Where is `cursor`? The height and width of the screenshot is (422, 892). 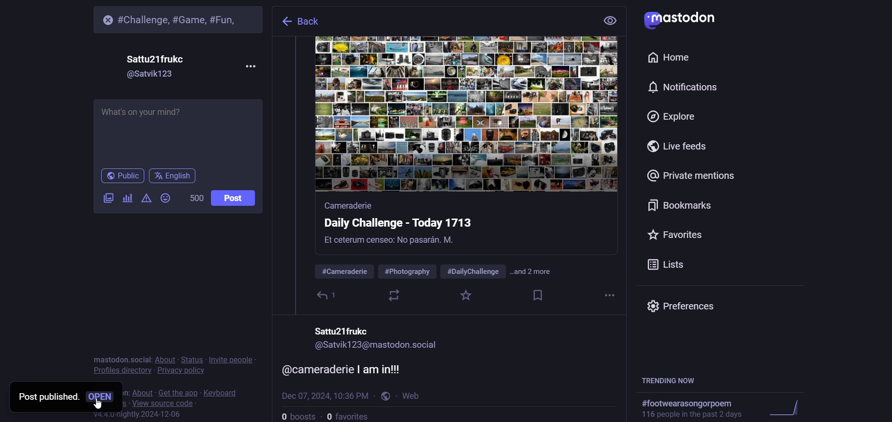
cursor is located at coordinates (100, 406).